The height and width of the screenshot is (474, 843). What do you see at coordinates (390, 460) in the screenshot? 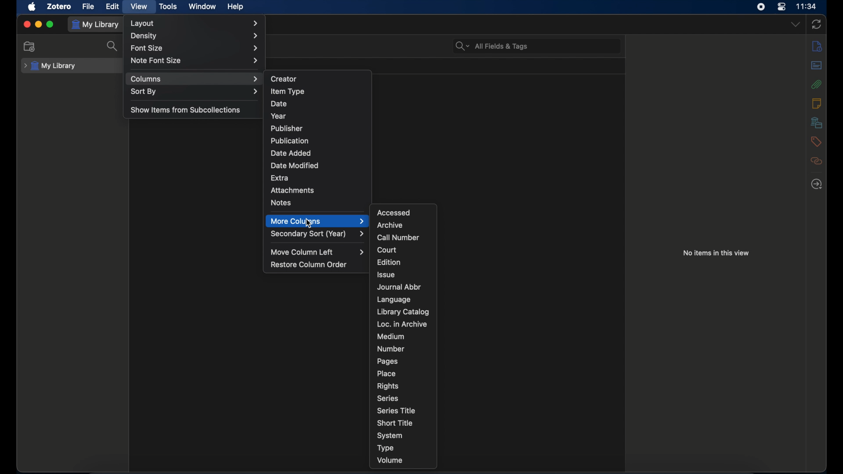
I see `volume` at bounding box center [390, 460].